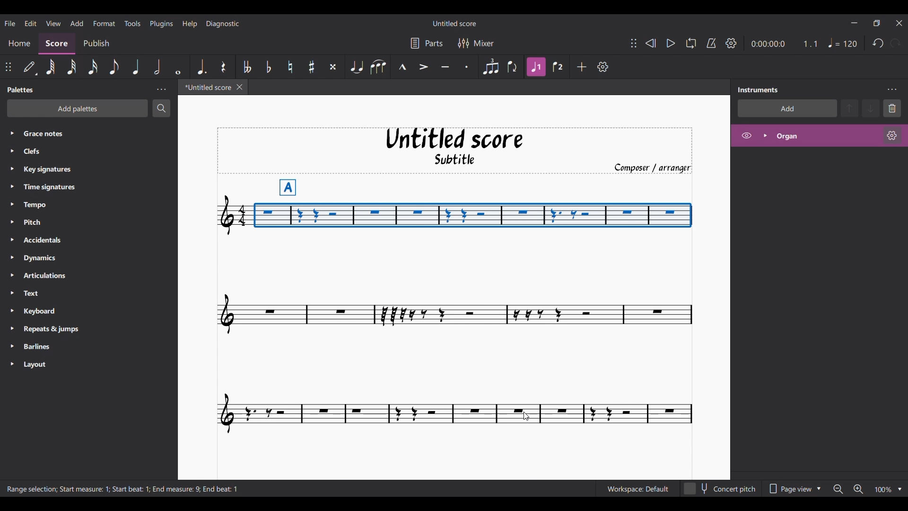 The width and height of the screenshot is (908, 511). Describe the element at coordinates (787, 108) in the screenshot. I see `Add instrument` at that location.